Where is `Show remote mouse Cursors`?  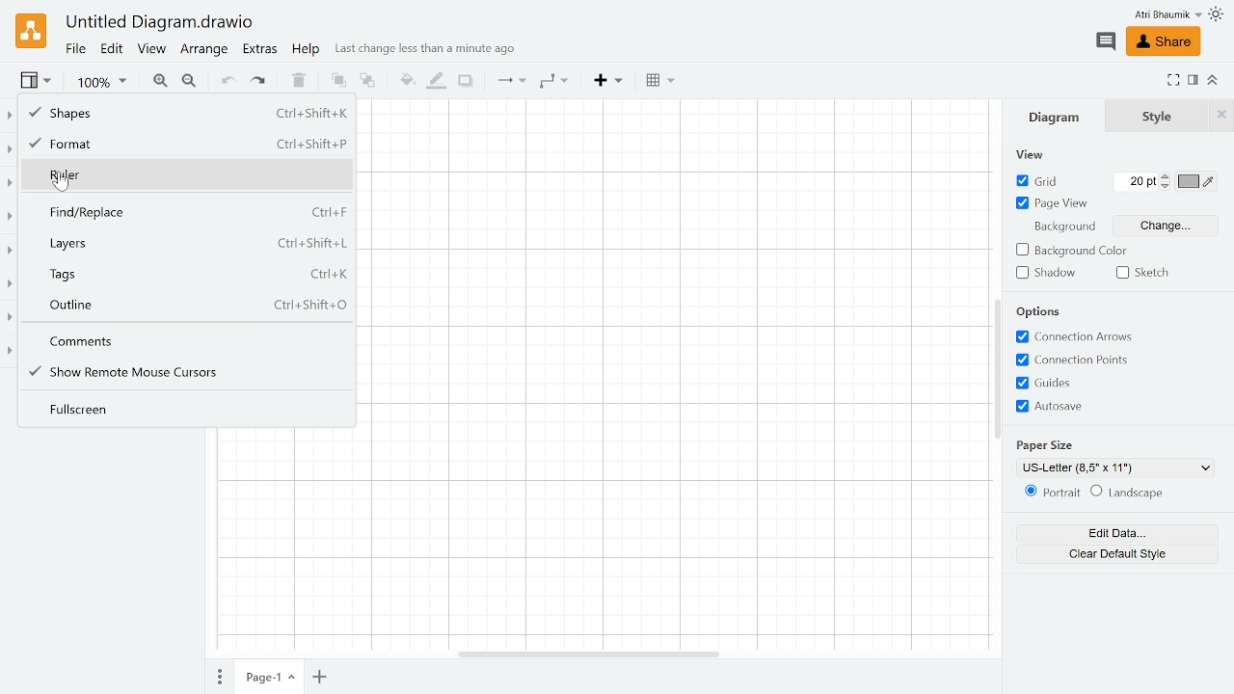 Show remote mouse Cursors is located at coordinates (183, 374).